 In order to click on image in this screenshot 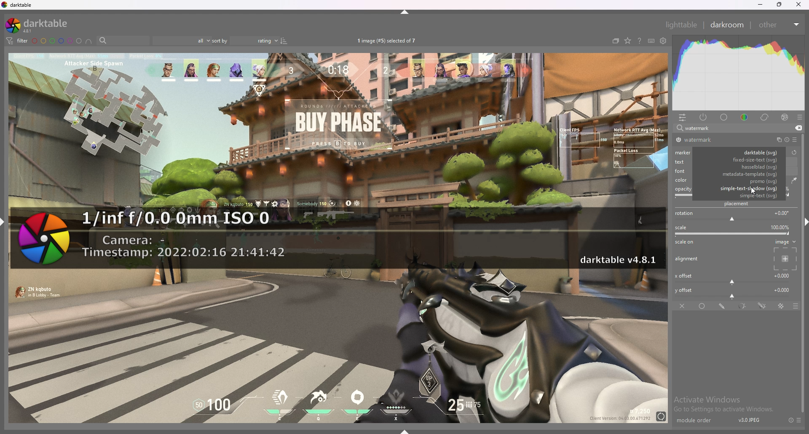, I will do `click(784, 254)`.